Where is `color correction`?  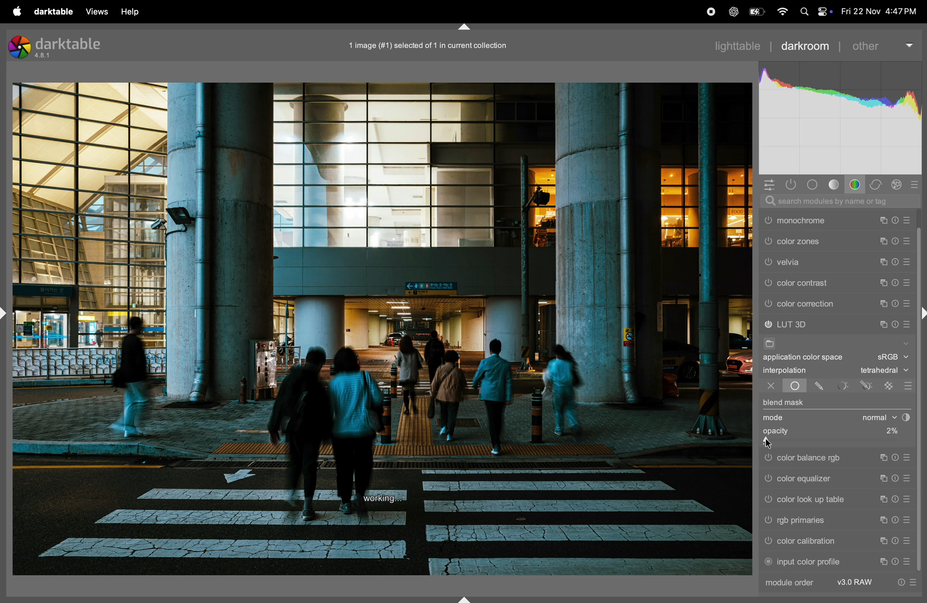 color correction is located at coordinates (824, 304).